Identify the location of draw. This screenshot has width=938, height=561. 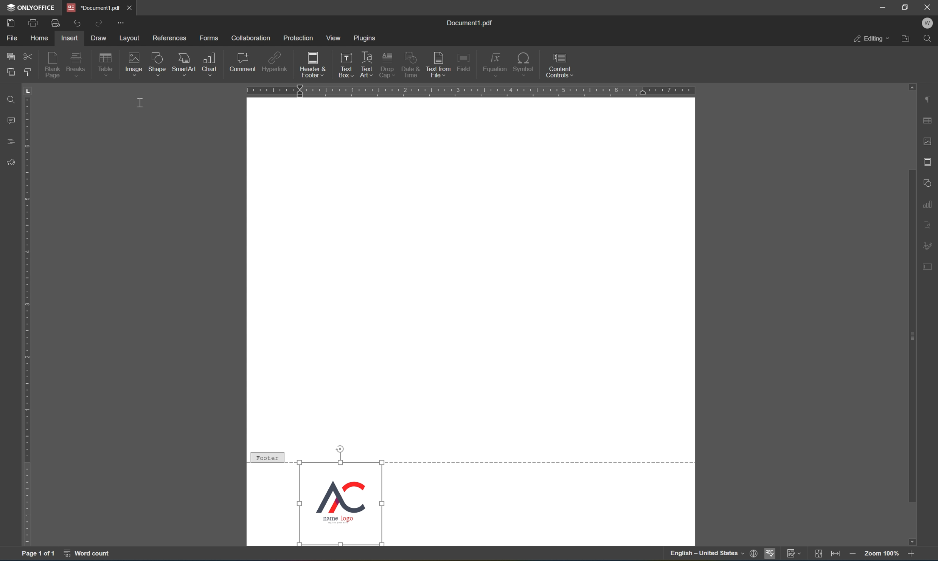
(102, 38).